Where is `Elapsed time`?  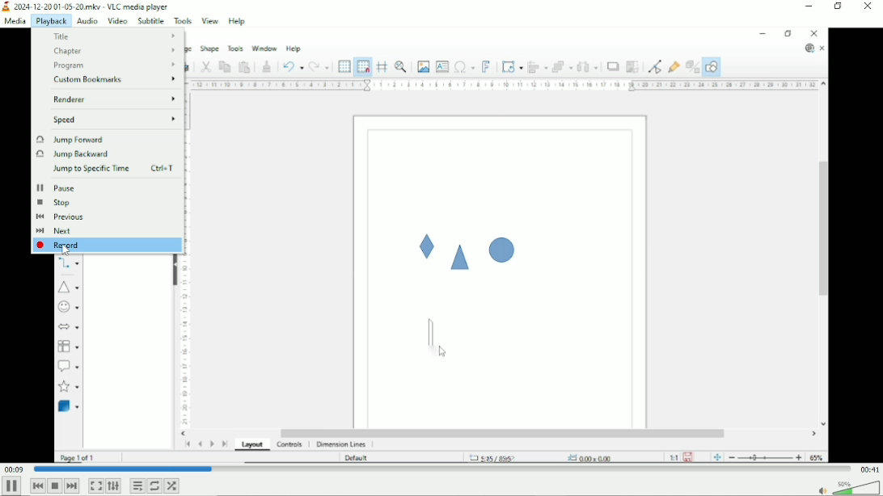
Elapsed time is located at coordinates (14, 469).